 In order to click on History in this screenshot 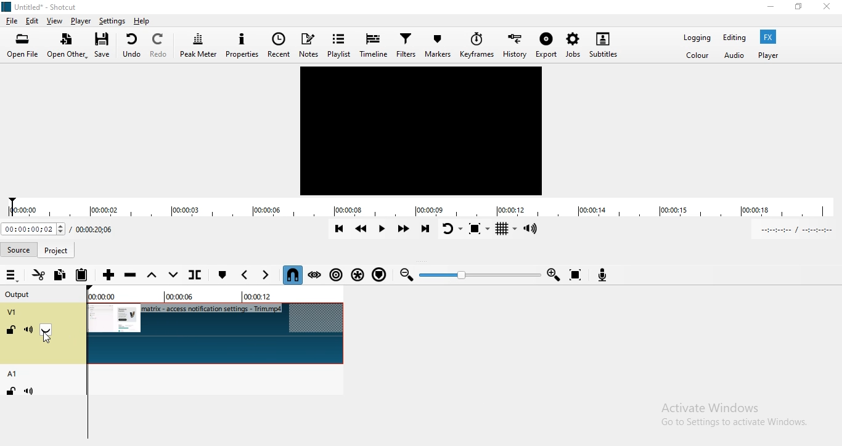, I will do `click(515, 44)`.